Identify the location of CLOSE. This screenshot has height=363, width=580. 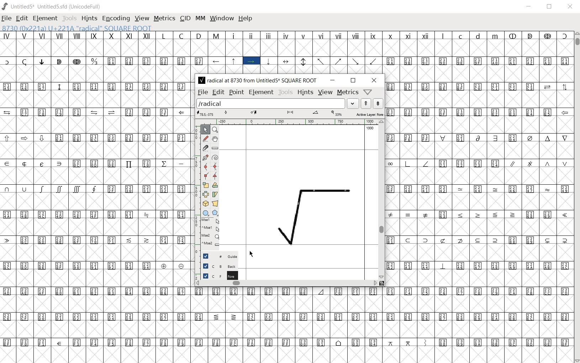
(570, 6).